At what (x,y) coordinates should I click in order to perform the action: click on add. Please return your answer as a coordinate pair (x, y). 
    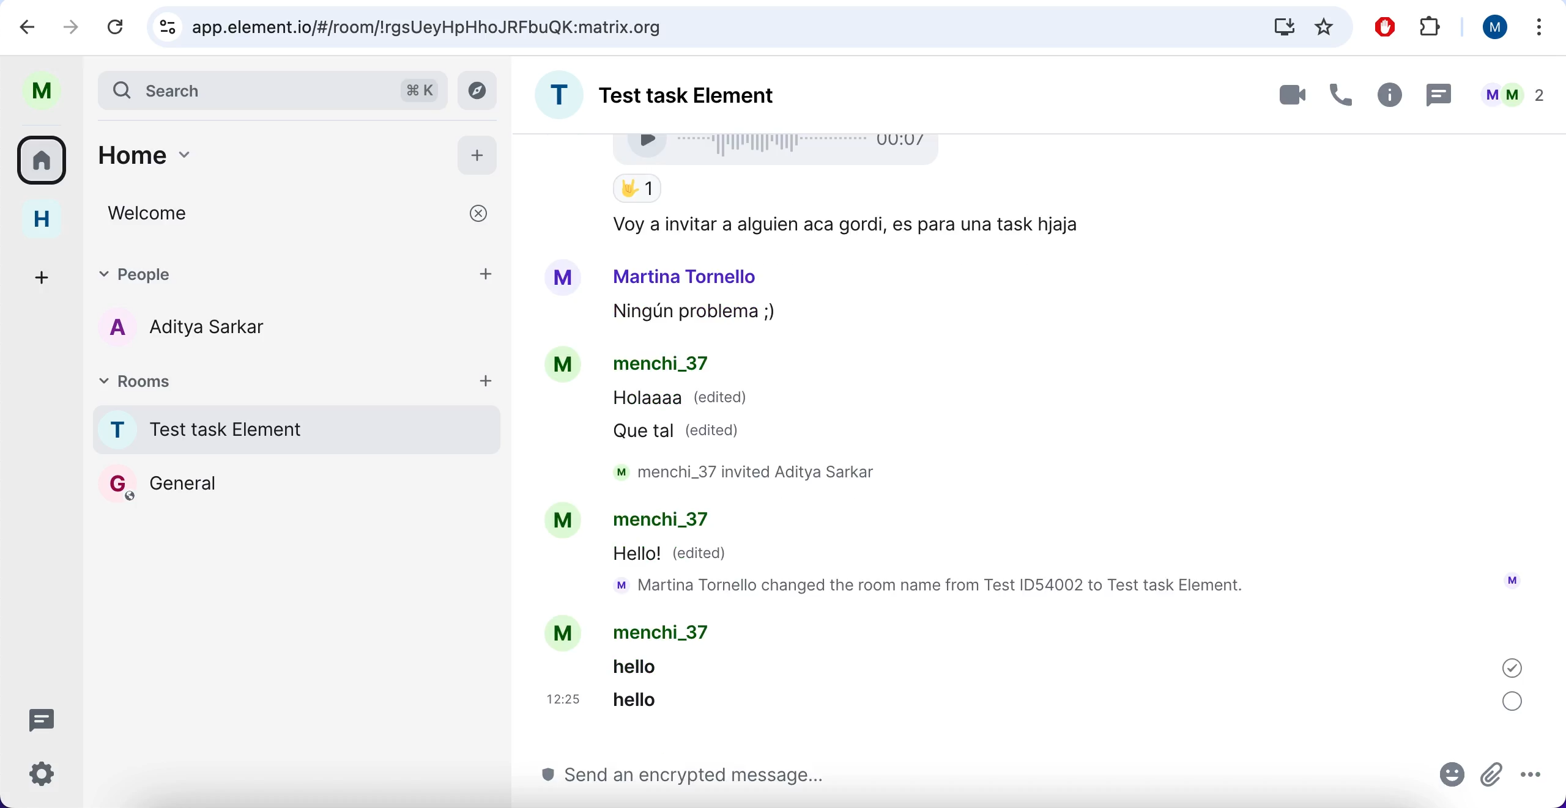
    Looking at the image, I should click on (486, 380).